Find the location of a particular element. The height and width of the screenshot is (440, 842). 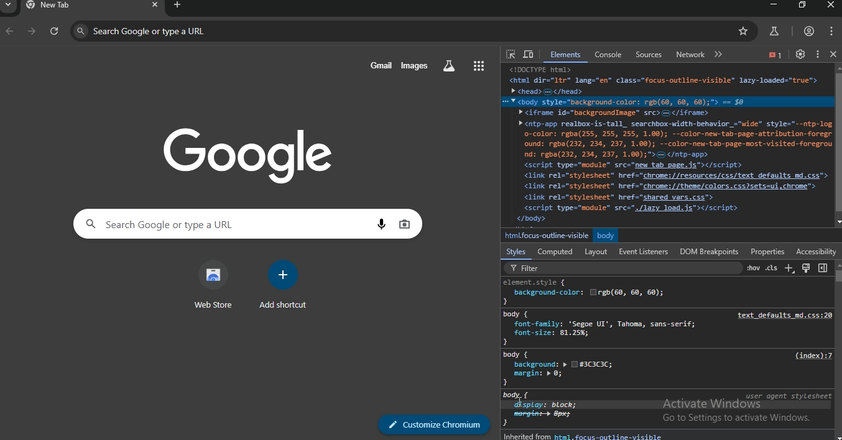

Properties is located at coordinates (768, 251).